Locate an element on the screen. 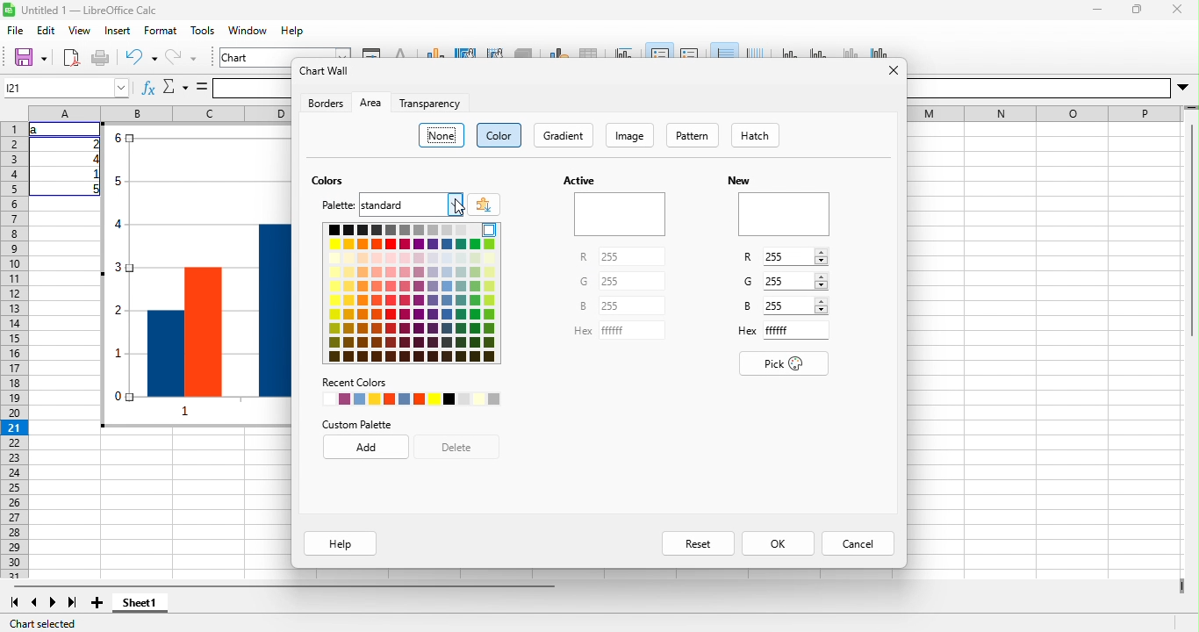 The height and width of the screenshot is (632, 1199). transparency is located at coordinates (430, 103).